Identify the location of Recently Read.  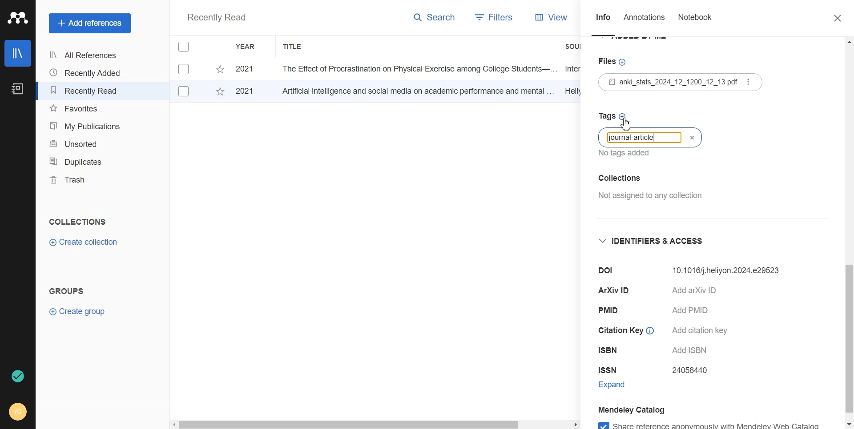
(87, 91).